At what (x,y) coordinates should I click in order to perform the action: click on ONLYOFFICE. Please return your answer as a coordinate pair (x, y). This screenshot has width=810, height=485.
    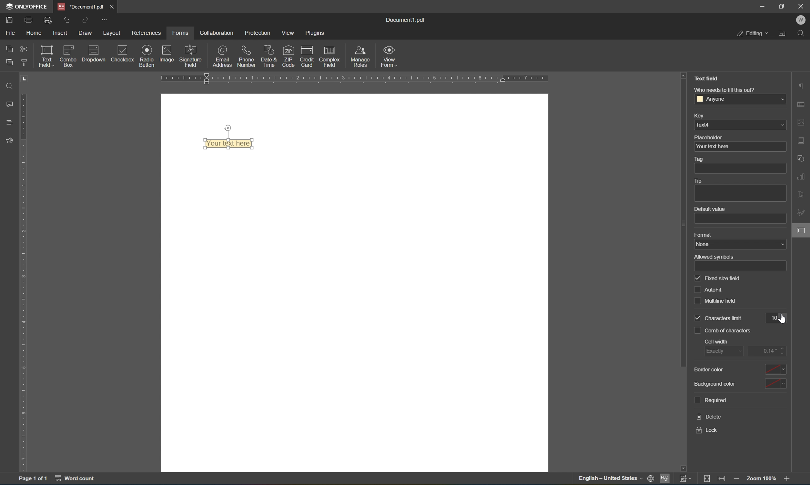
    Looking at the image, I should click on (25, 7).